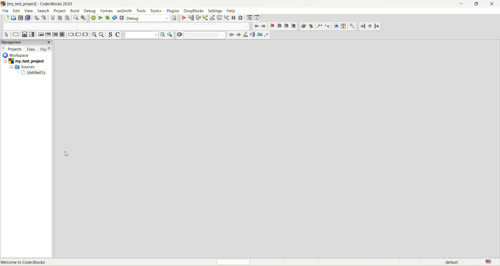 The width and height of the screenshot is (500, 266). I want to click on rebuild, so click(115, 18).